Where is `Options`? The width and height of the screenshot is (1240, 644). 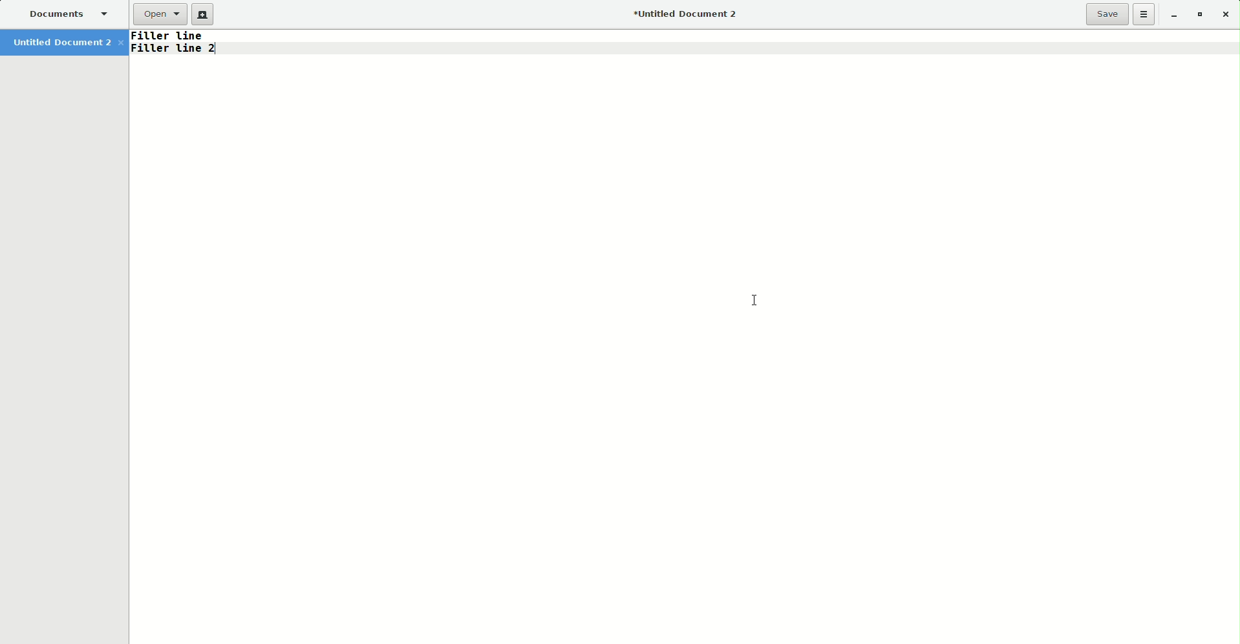 Options is located at coordinates (1144, 14).